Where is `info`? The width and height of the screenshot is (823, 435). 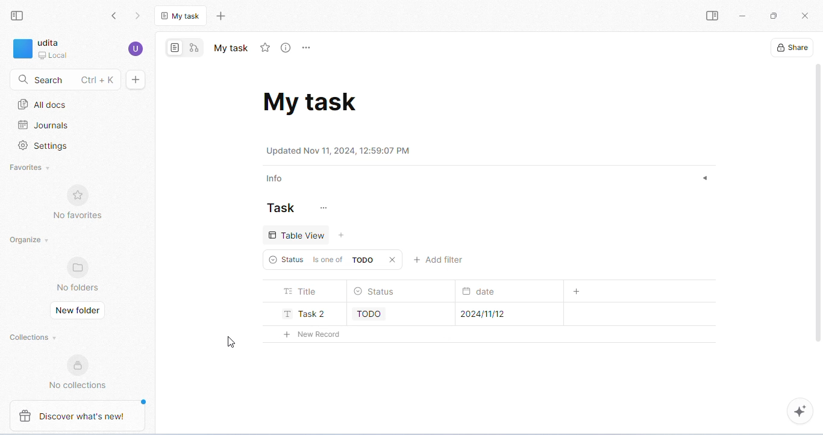
info is located at coordinates (275, 180).